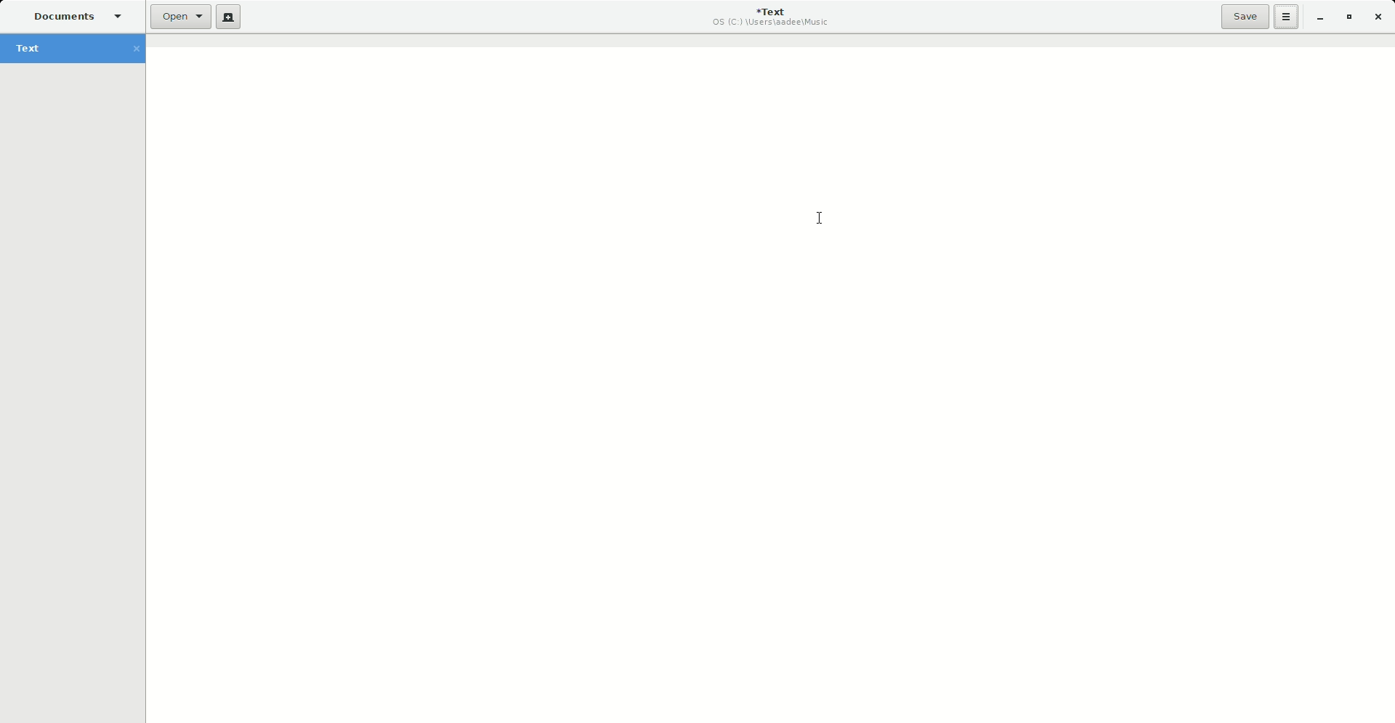 This screenshot has height=723, width=1395. Describe the element at coordinates (1319, 17) in the screenshot. I see `Minimize` at that location.